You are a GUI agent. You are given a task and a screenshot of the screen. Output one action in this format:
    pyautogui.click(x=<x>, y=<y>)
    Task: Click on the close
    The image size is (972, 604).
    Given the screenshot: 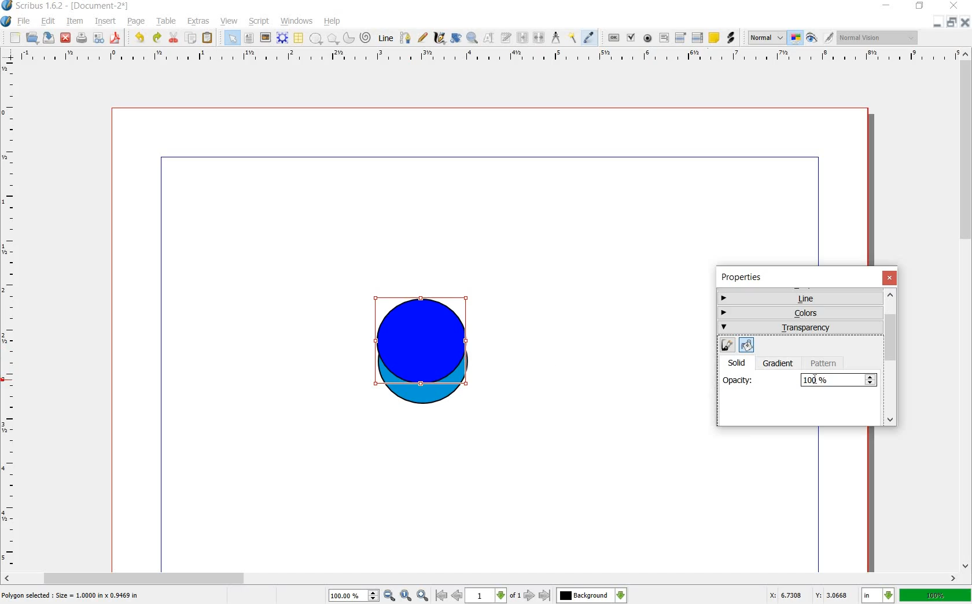 What is the action you would take?
    pyautogui.click(x=891, y=278)
    